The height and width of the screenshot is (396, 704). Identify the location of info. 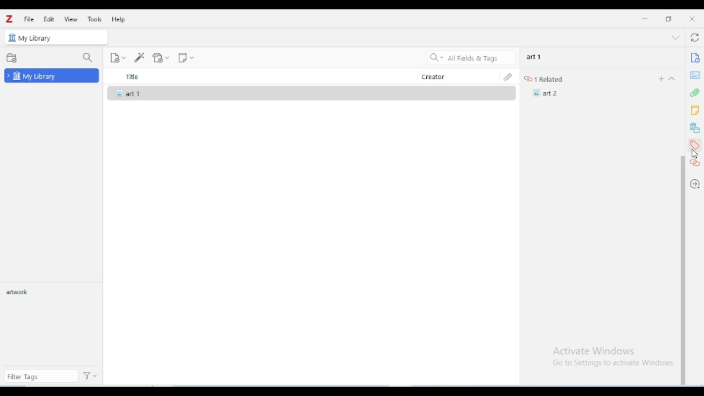
(695, 57).